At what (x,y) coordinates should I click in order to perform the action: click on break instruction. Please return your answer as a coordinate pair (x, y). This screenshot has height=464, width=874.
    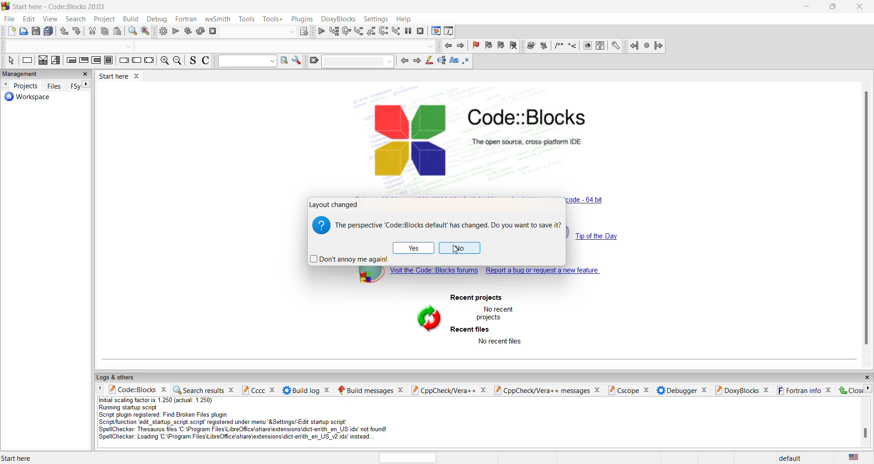
    Looking at the image, I should click on (124, 61).